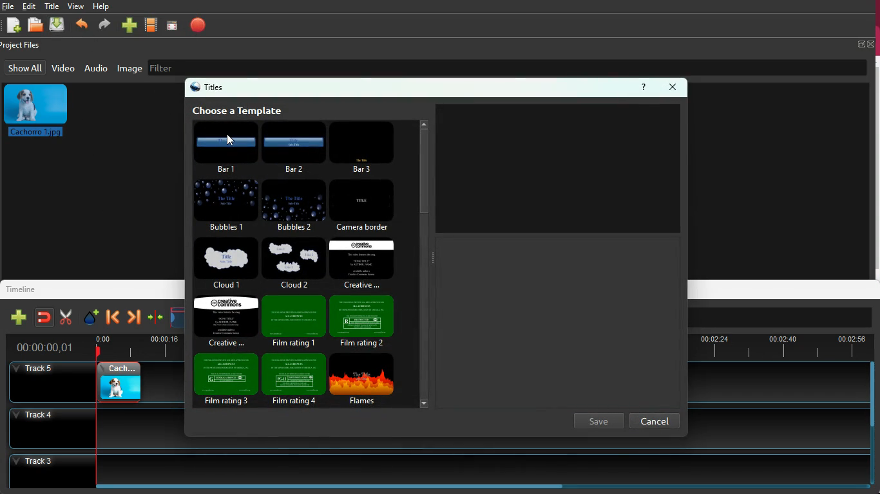 Image resolution: width=880 pixels, height=494 pixels. Describe the element at coordinates (41, 111) in the screenshot. I see `image` at that location.